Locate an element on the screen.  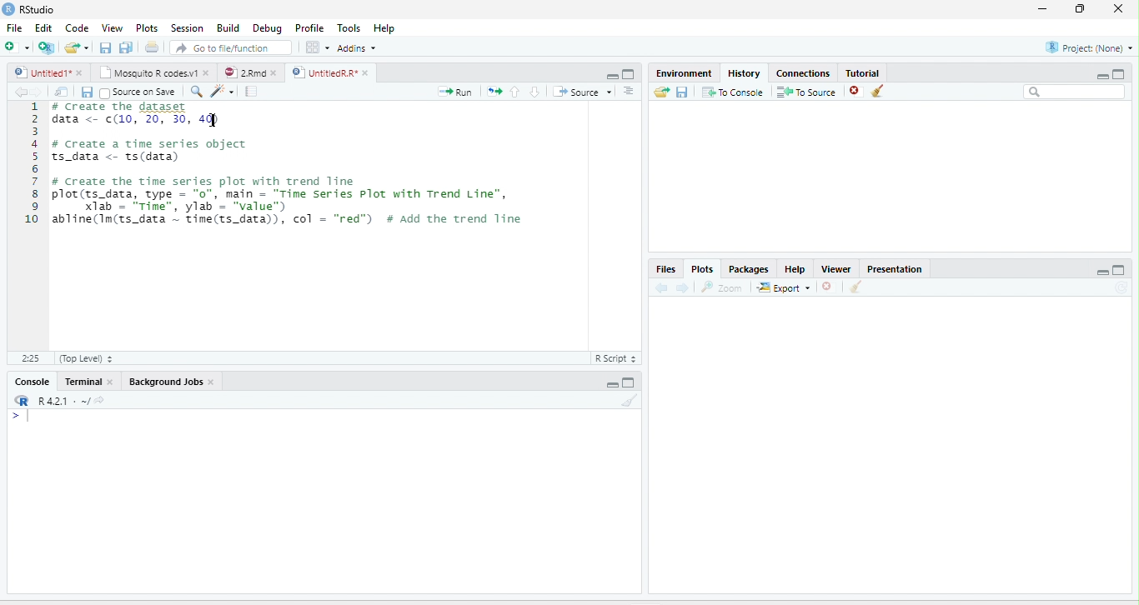
Go to next section/chunk is located at coordinates (534, 92).